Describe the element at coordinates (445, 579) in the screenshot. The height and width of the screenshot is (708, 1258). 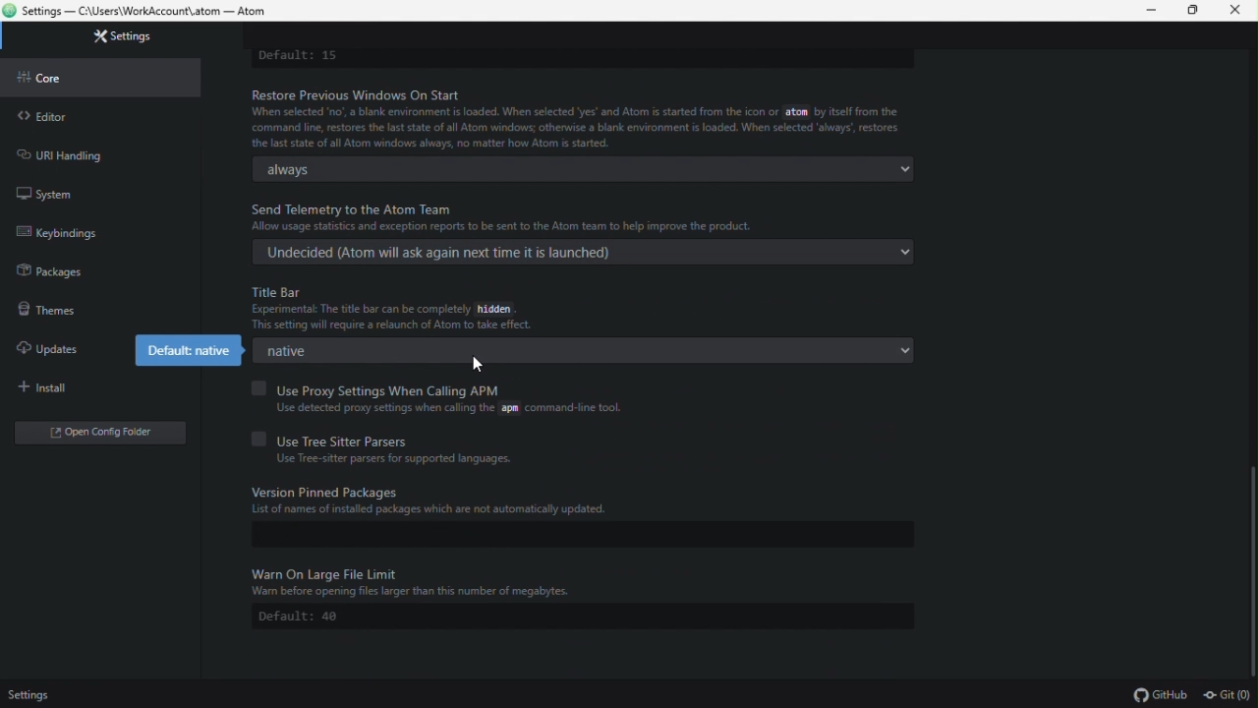
I see `Warn On Large File Limit Warn before opening the files larger than this number of megabytes.` at that location.